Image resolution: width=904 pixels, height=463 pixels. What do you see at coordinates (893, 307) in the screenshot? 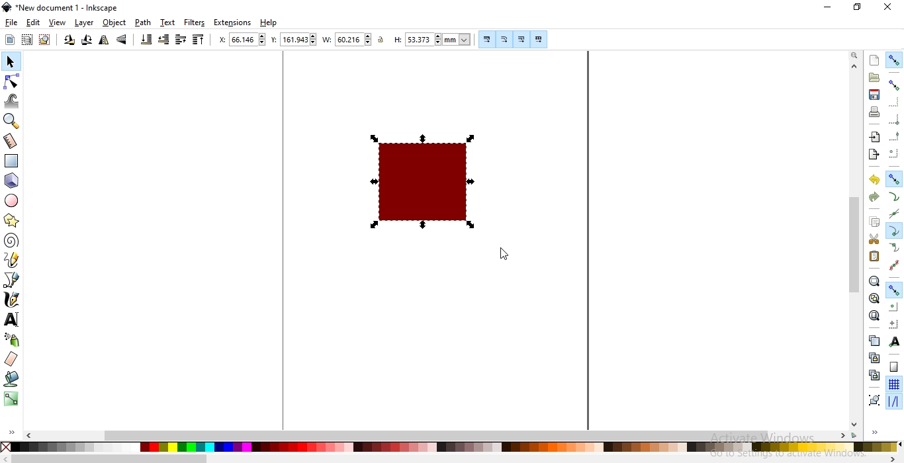
I see `snap centers to objects` at bounding box center [893, 307].